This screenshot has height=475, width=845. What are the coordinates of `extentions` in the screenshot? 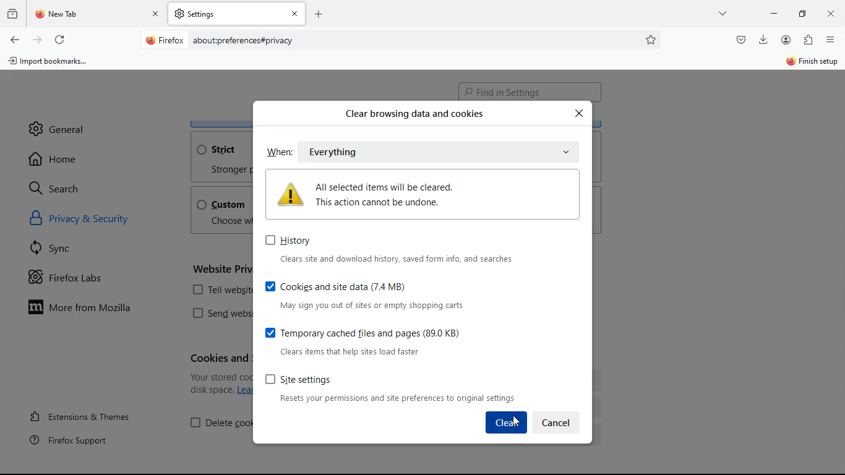 It's located at (808, 41).